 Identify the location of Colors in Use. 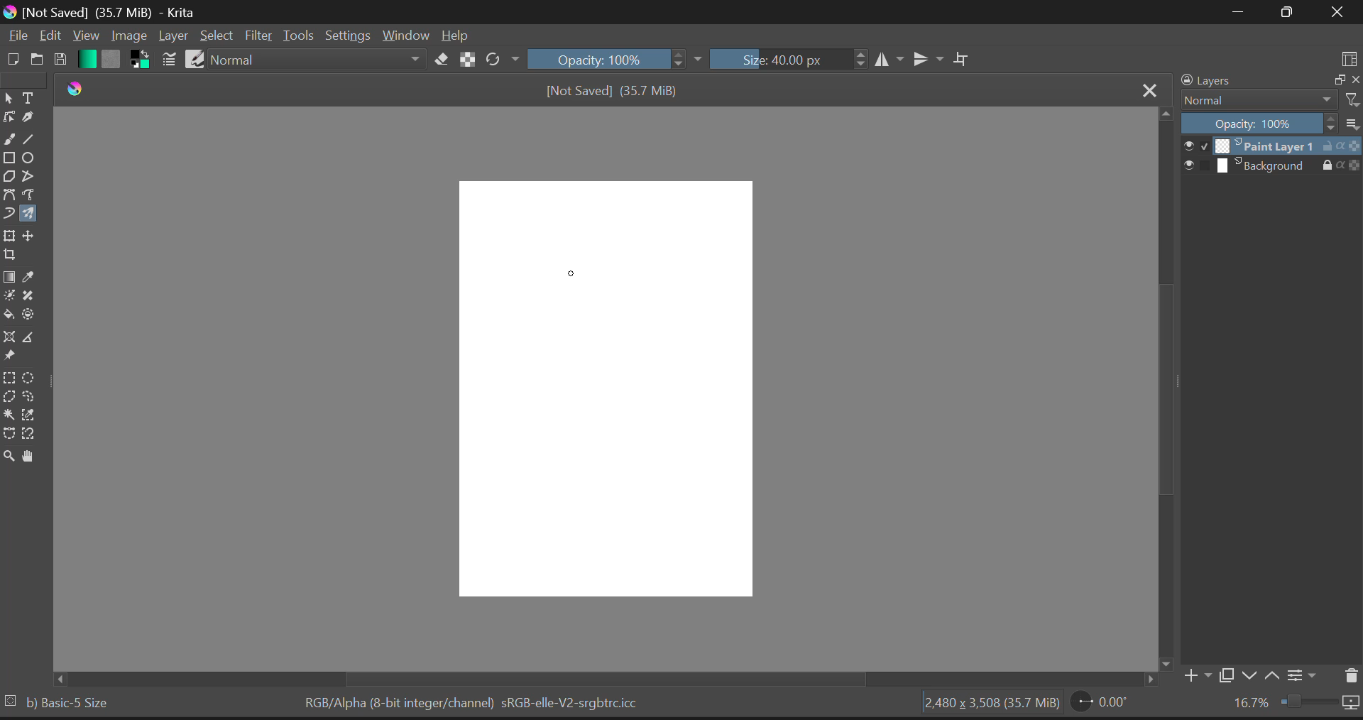
(139, 59).